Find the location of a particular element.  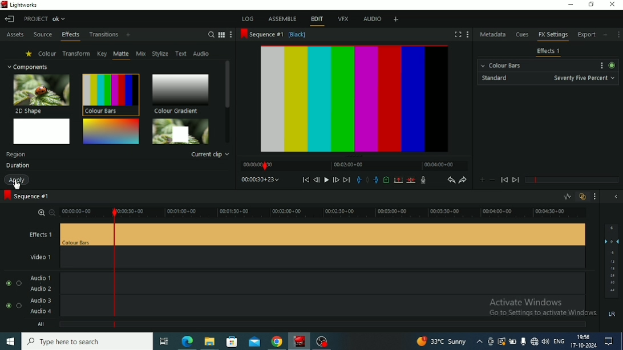

Add is located at coordinates (128, 35).